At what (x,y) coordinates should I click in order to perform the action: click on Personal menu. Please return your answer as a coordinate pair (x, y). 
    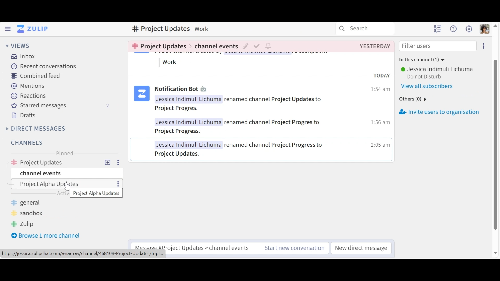
    Looking at the image, I should click on (485, 29).